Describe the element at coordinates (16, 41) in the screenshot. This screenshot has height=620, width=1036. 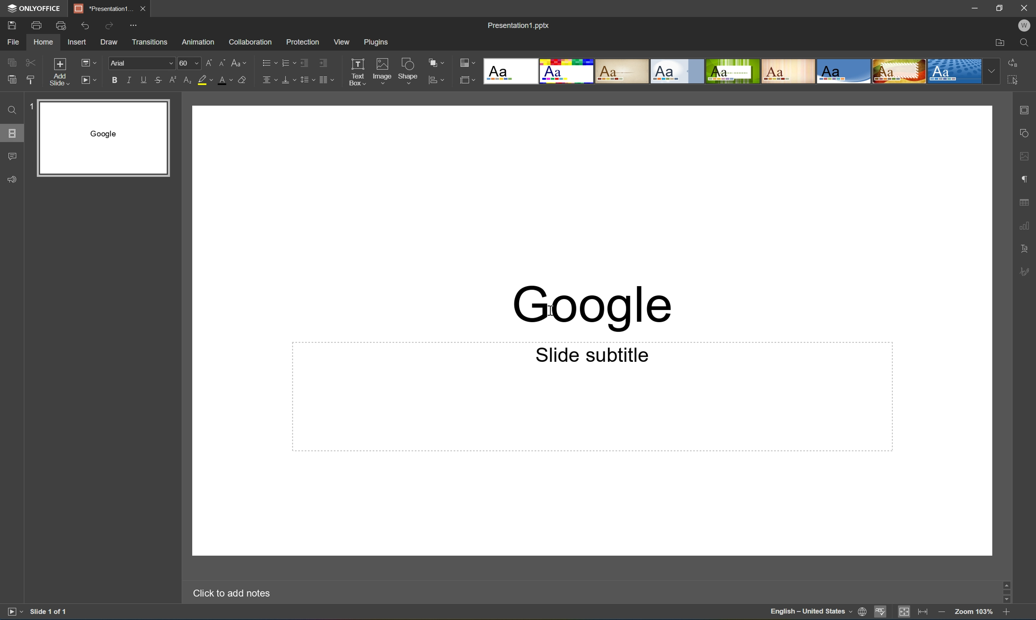
I see `File` at that location.